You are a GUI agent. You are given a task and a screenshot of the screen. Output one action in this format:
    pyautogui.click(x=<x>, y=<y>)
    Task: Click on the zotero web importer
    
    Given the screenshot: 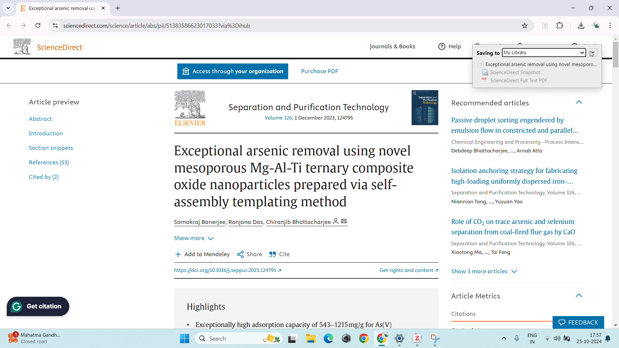 What is the action you would take?
    pyautogui.click(x=545, y=25)
    